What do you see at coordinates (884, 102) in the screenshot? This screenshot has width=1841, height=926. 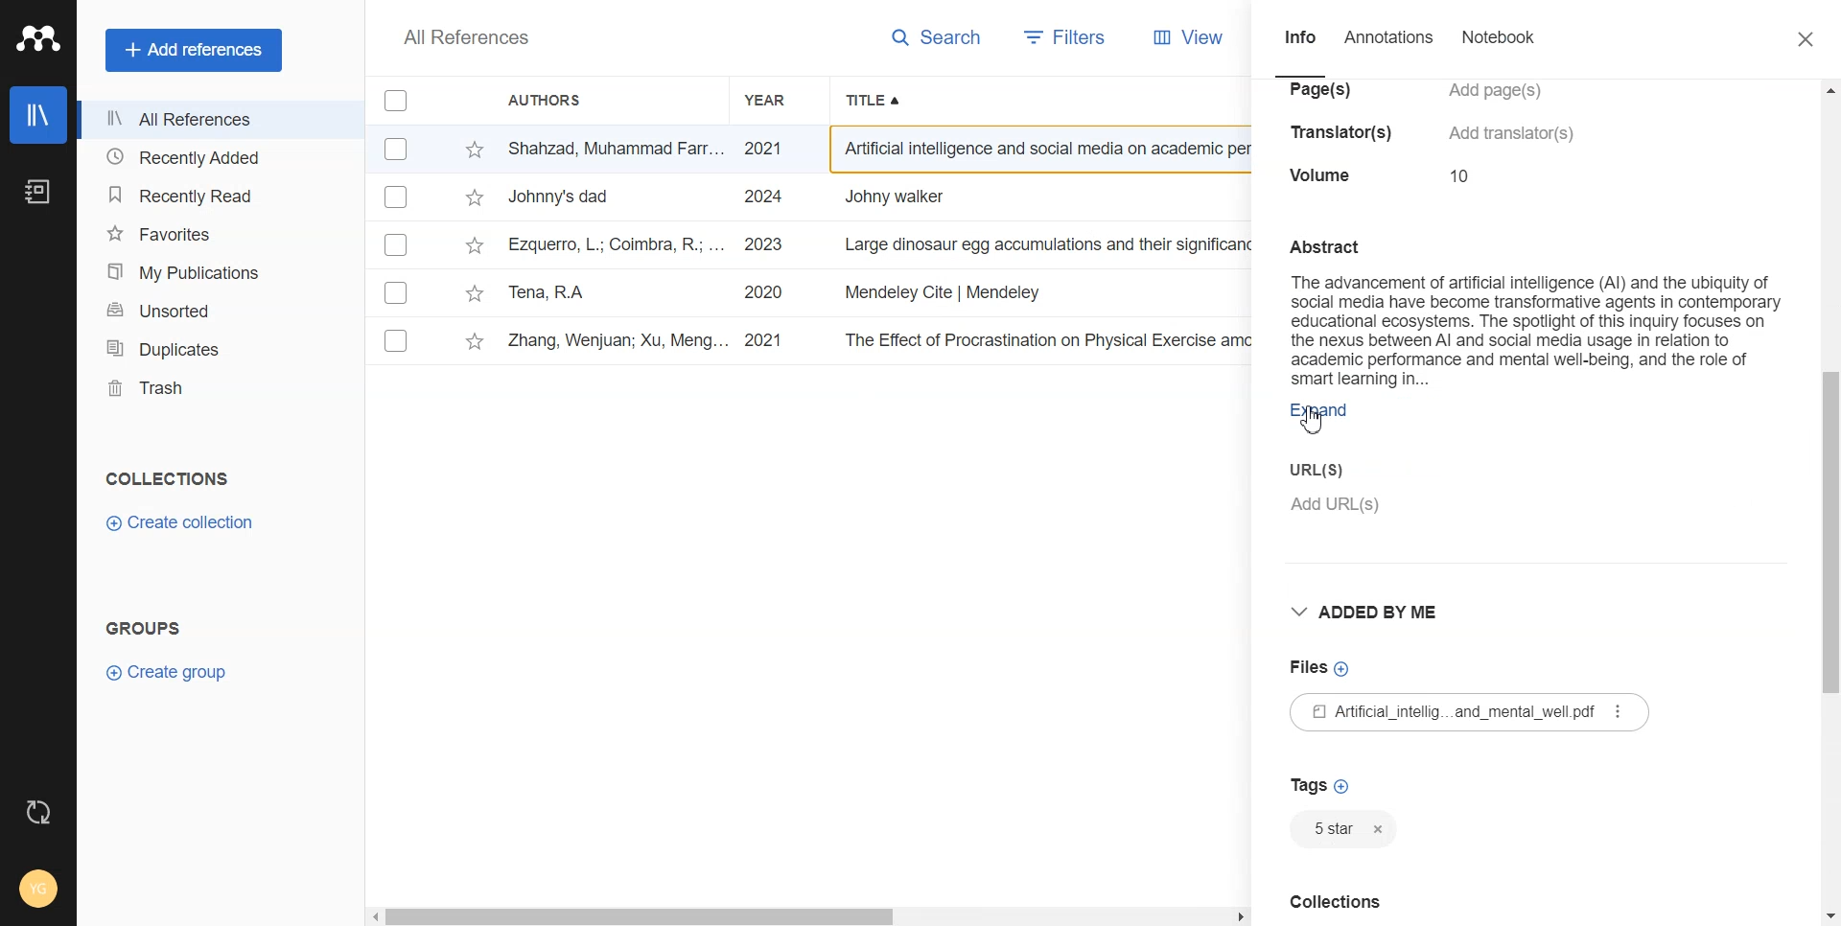 I see `Title` at bounding box center [884, 102].